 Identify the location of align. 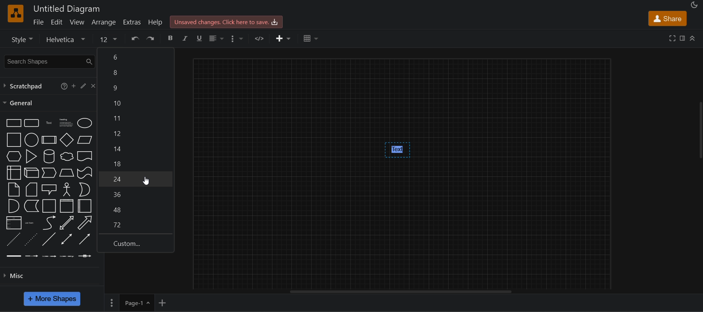
(217, 39).